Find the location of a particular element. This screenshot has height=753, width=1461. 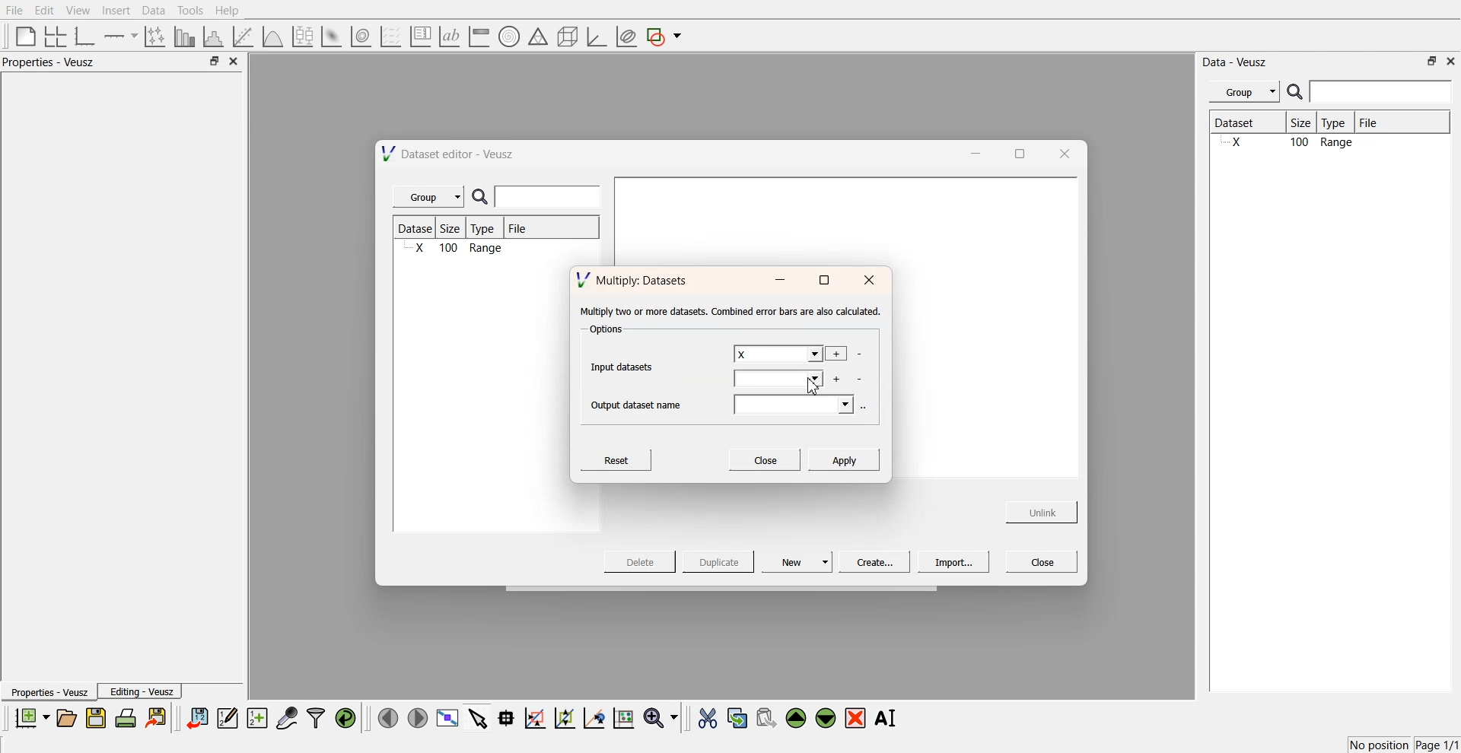

3d shapes is located at coordinates (565, 37).